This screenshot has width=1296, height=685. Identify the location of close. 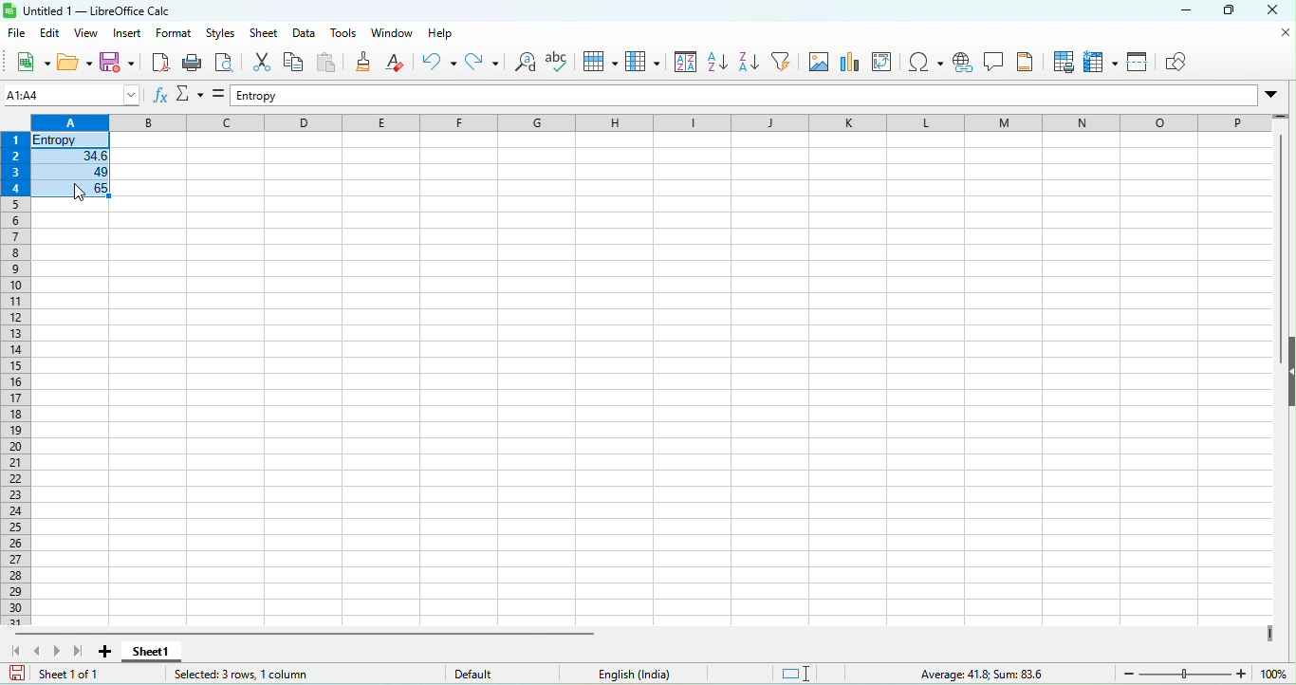
(1277, 11).